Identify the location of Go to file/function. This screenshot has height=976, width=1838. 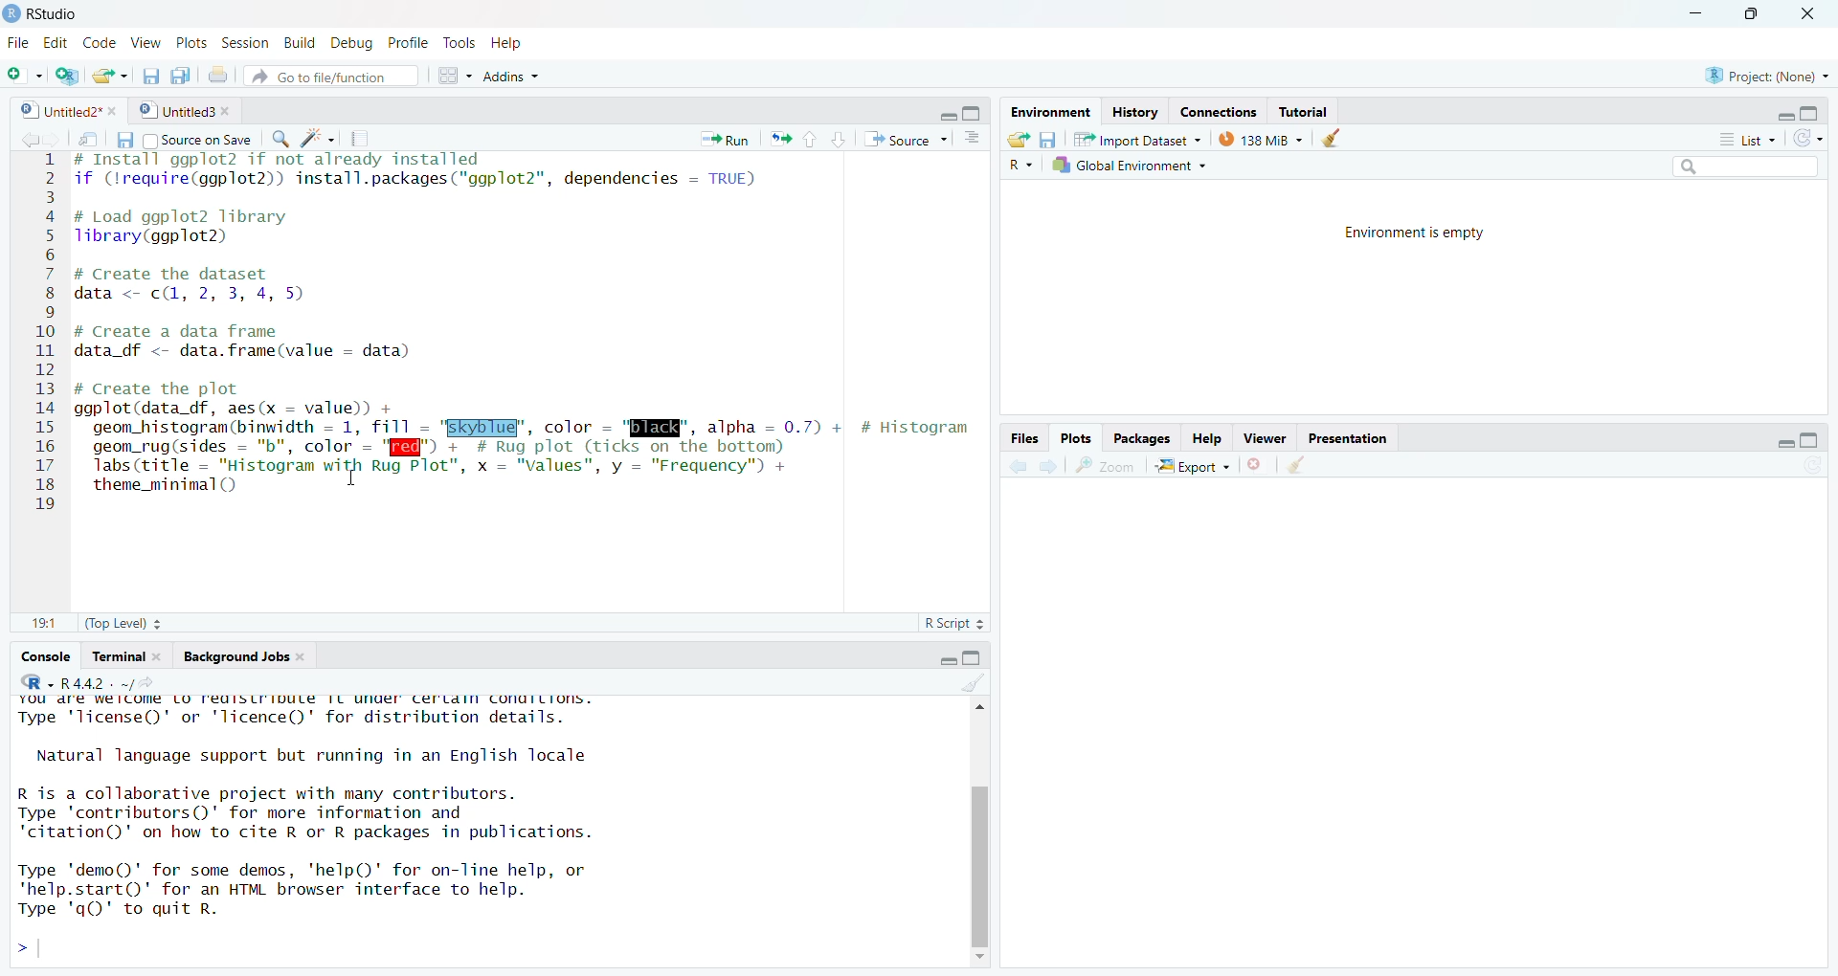
(325, 75).